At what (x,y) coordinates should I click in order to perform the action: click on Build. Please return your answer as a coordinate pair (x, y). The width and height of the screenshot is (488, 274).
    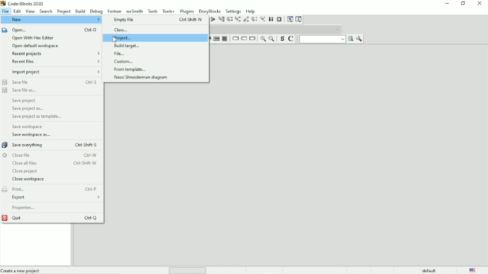
    Looking at the image, I should click on (80, 11).